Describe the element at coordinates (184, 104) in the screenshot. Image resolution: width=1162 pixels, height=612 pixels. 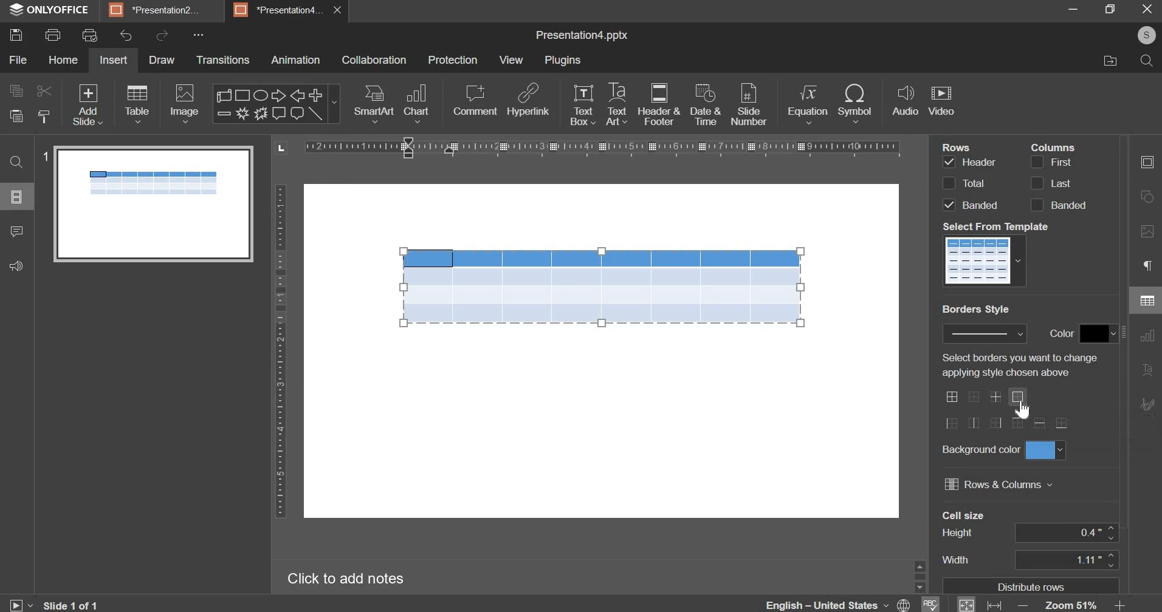
I see `image` at that location.